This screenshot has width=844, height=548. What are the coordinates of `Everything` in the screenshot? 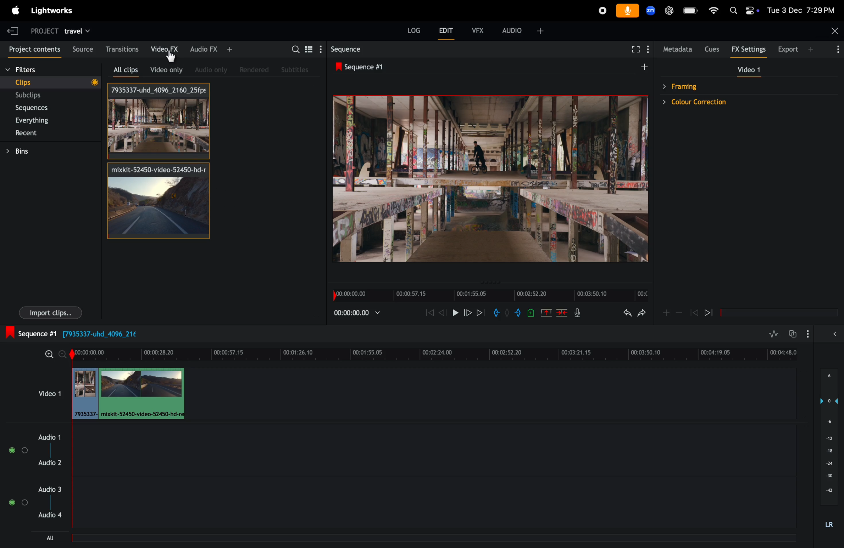 It's located at (47, 120).